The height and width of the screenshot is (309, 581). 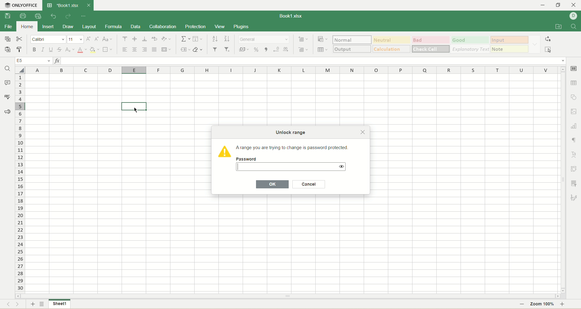 What do you see at coordinates (49, 40) in the screenshot?
I see `font name` at bounding box center [49, 40].